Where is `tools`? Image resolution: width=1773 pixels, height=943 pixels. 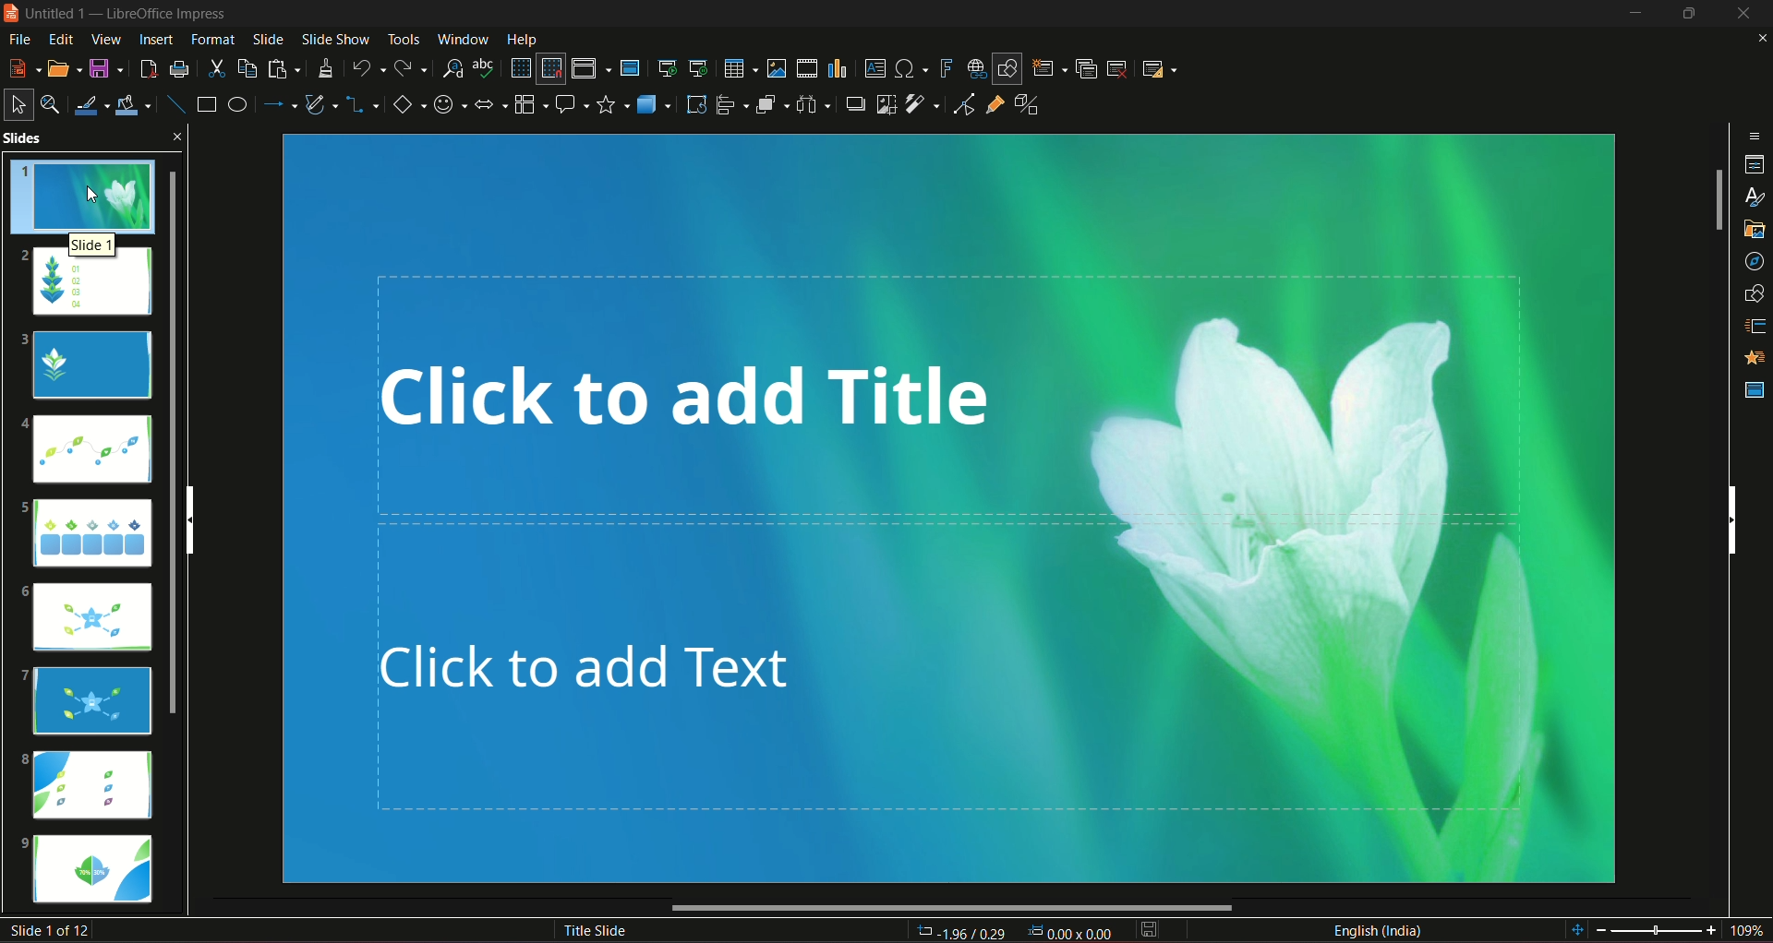 tools is located at coordinates (401, 38).